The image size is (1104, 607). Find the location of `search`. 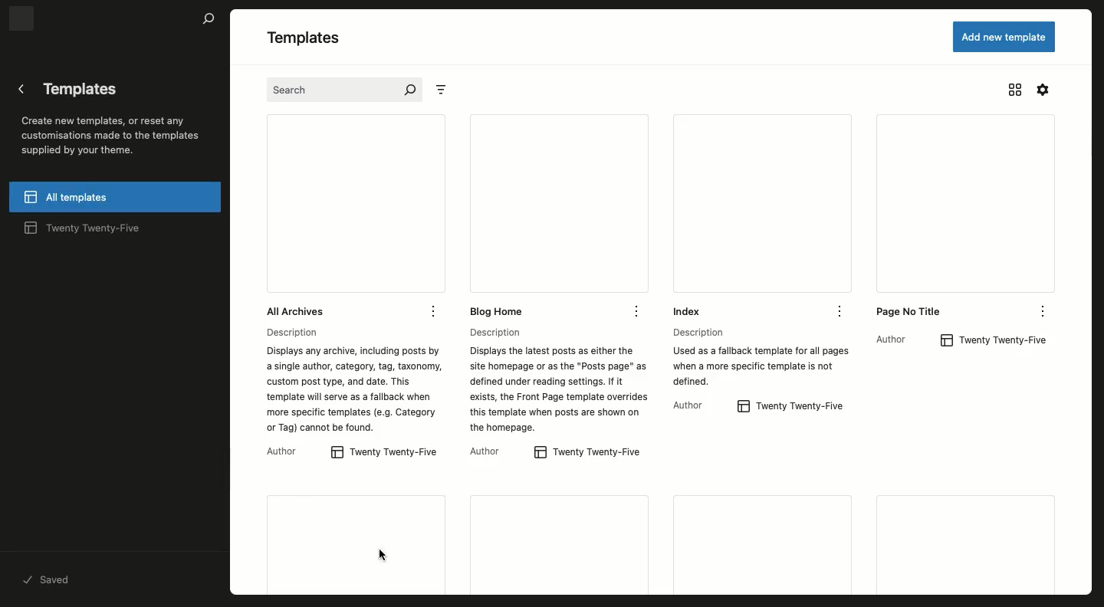

search is located at coordinates (210, 21).